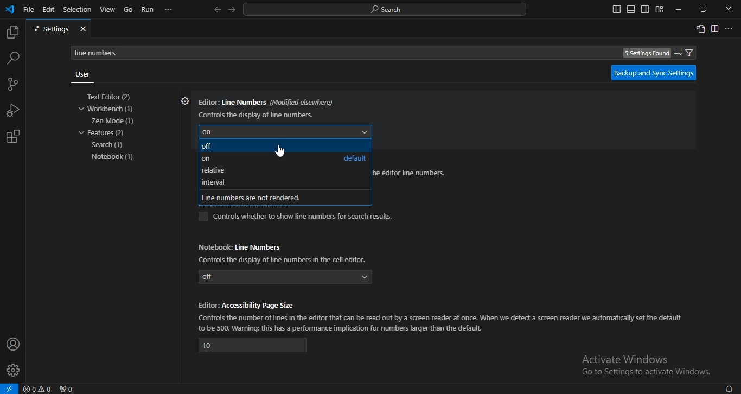  Describe the element at coordinates (388, 10) in the screenshot. I see `search desktop` at that location.